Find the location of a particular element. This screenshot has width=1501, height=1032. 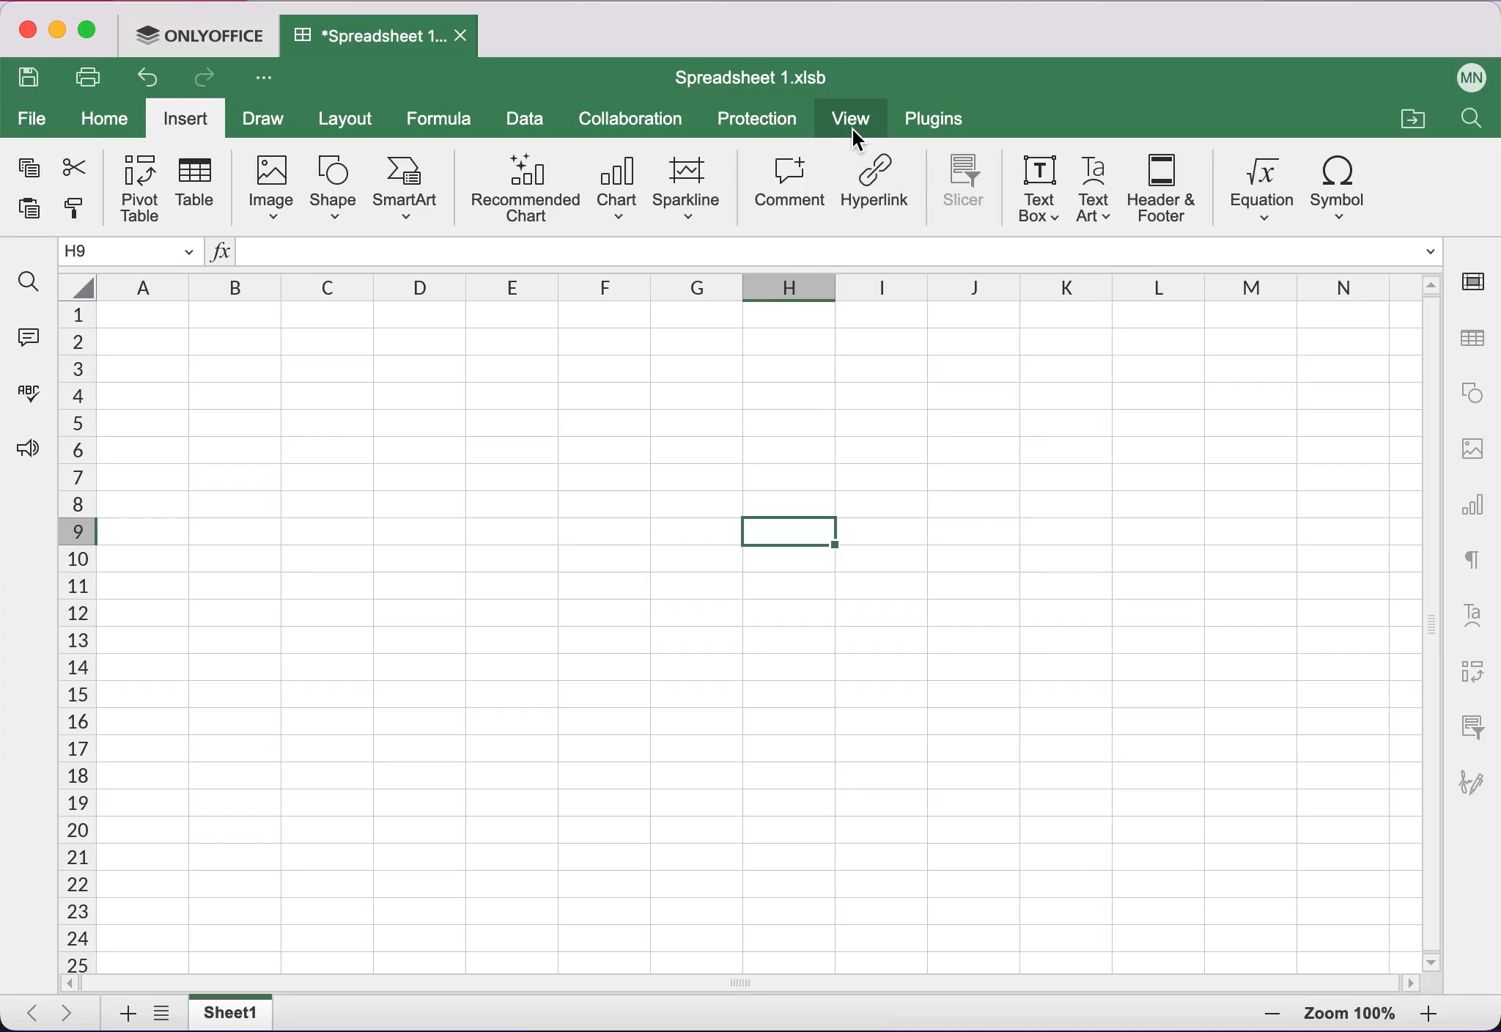

maximize is located at coordinates (90, 32).